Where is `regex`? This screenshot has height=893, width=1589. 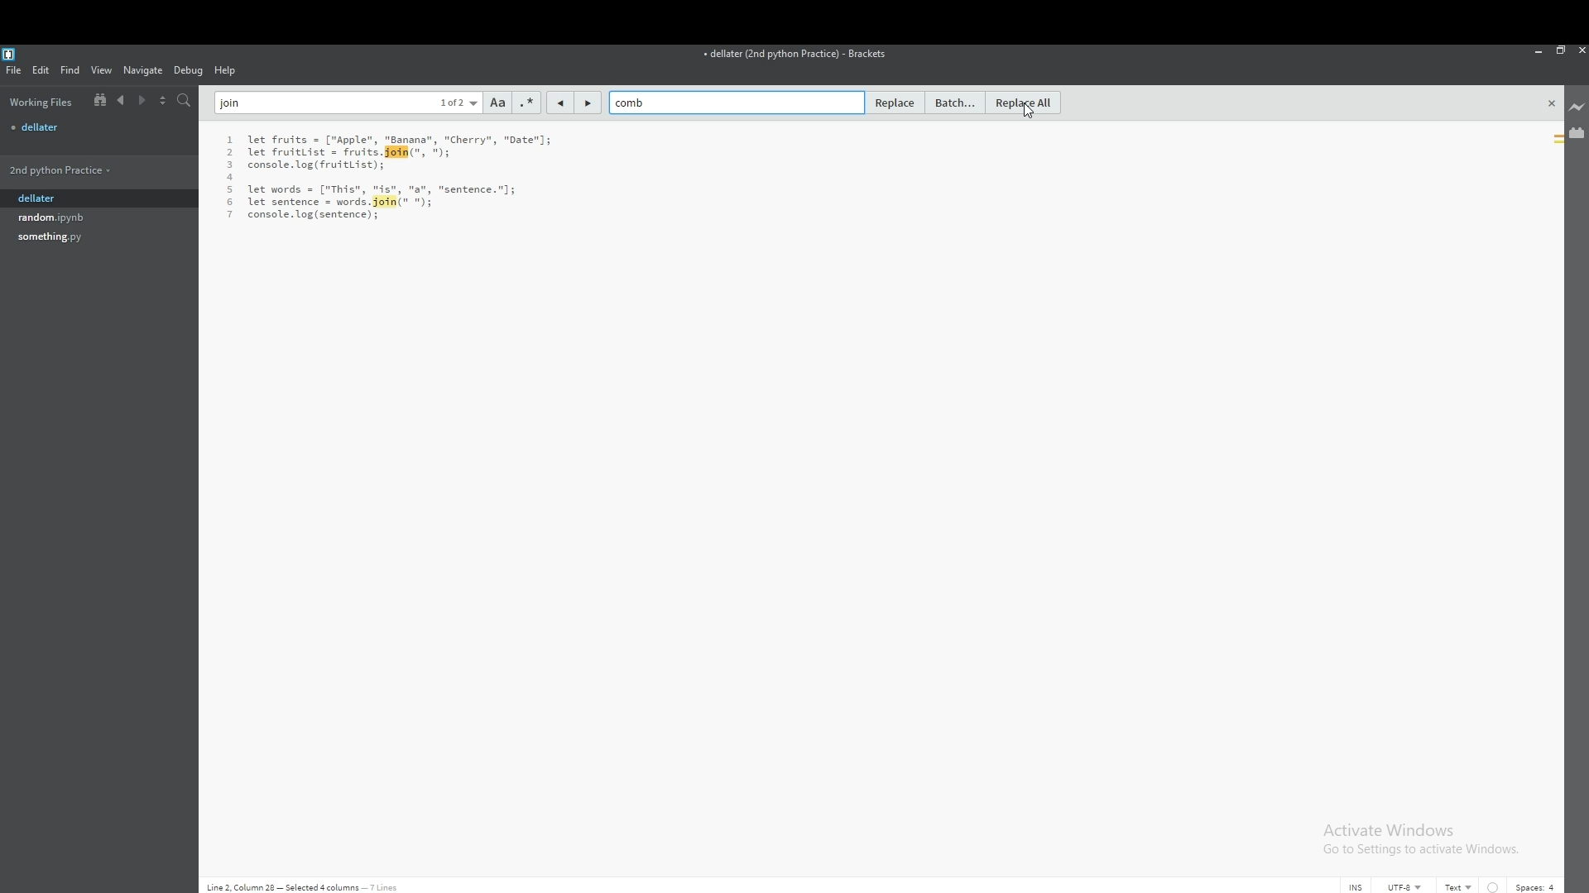 regex is located at coordinates (526, 103).